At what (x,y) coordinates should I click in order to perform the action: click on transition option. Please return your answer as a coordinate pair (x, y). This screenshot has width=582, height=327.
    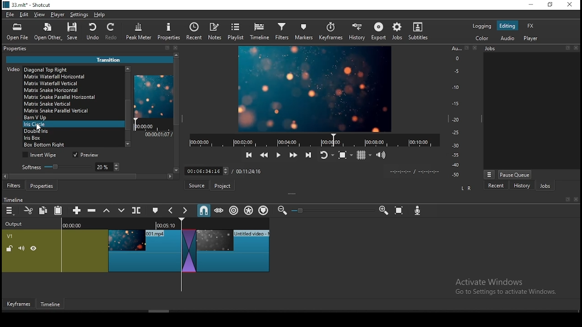
    Looking at the image, I should click on (72, 90).